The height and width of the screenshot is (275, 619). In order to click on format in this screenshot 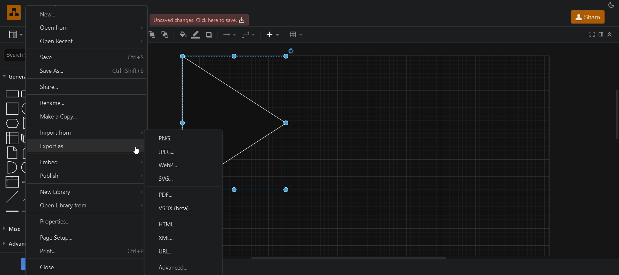, I will do `click(600, 34)`.